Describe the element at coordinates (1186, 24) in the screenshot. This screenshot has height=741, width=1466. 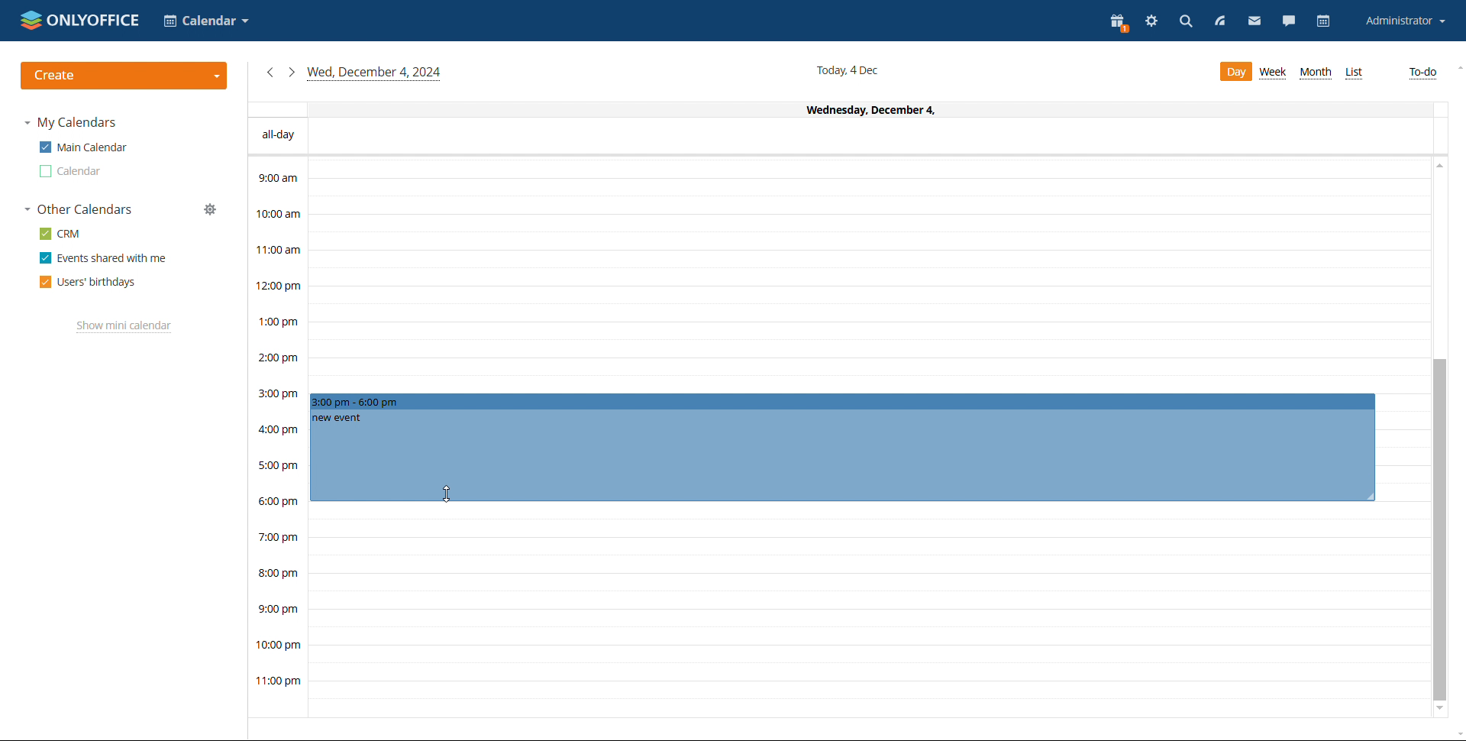
I see `search` at that location.